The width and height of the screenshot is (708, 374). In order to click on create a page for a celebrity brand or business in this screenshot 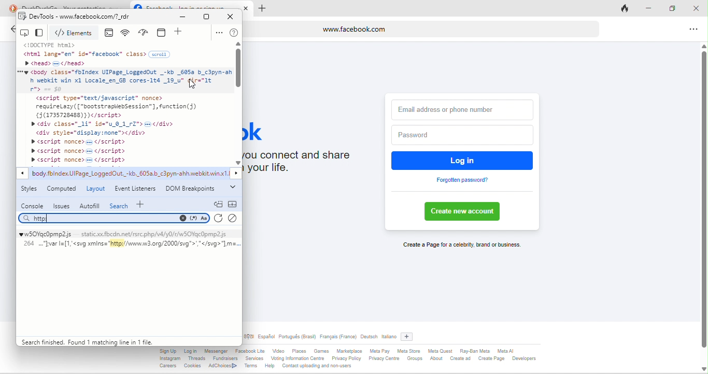, I will do `click(460, 246)`.